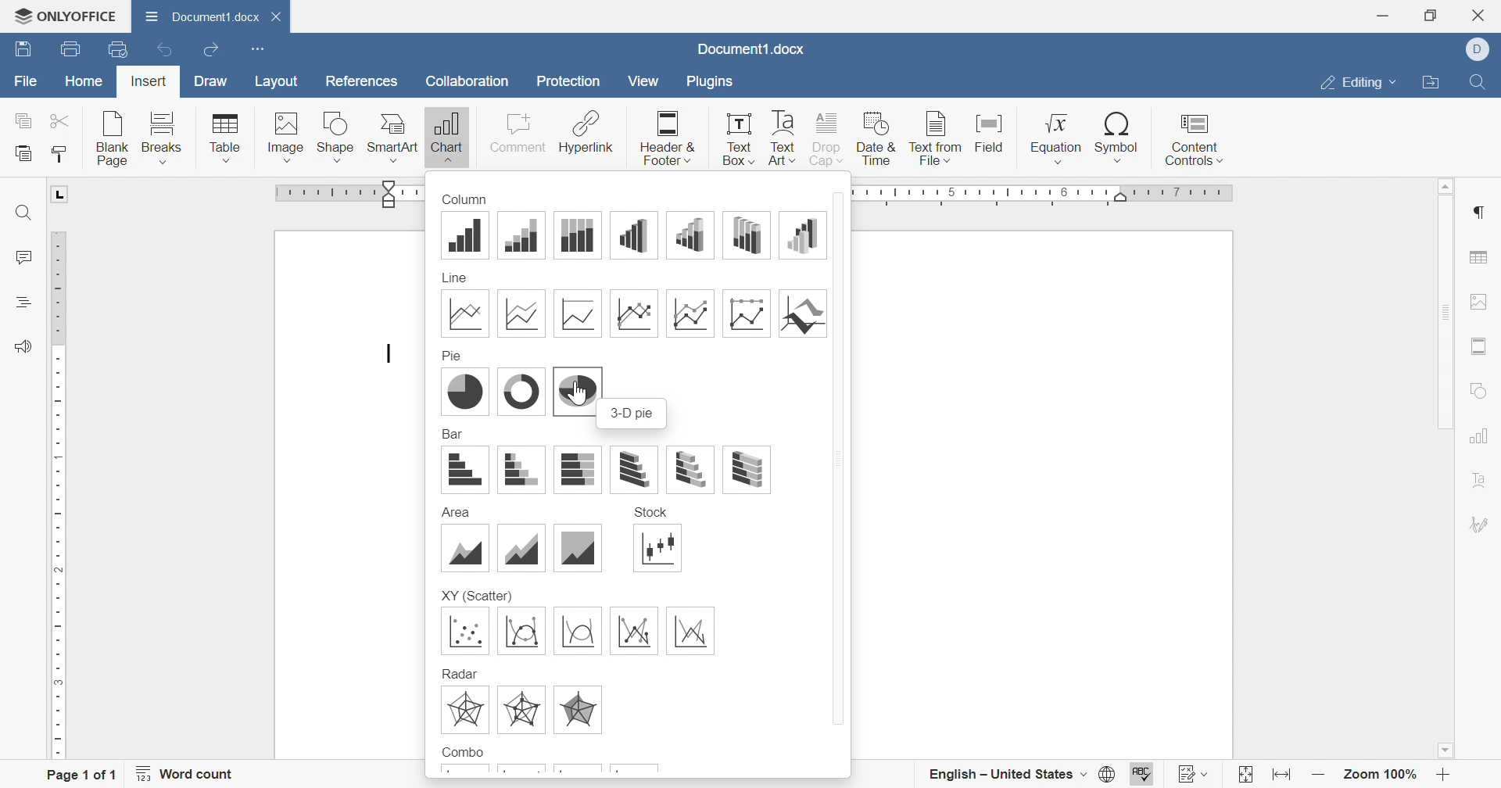 The width and height of the screenshot is (1501, 788). Describe the element at coordinates (690, 313) in the screenshot. I see `Stacked lines with markers` at that location.